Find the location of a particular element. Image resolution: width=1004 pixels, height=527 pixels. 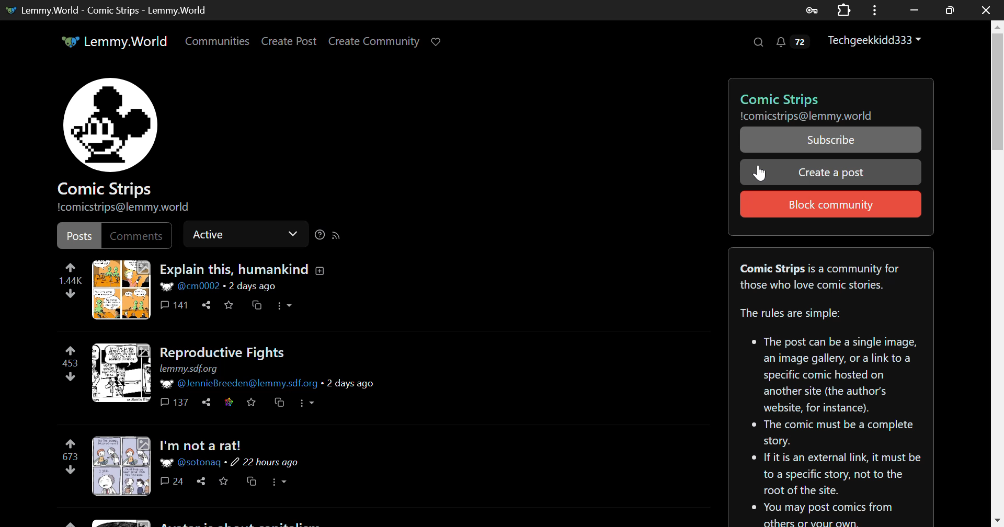

More options is located at coordinates (284, 305).